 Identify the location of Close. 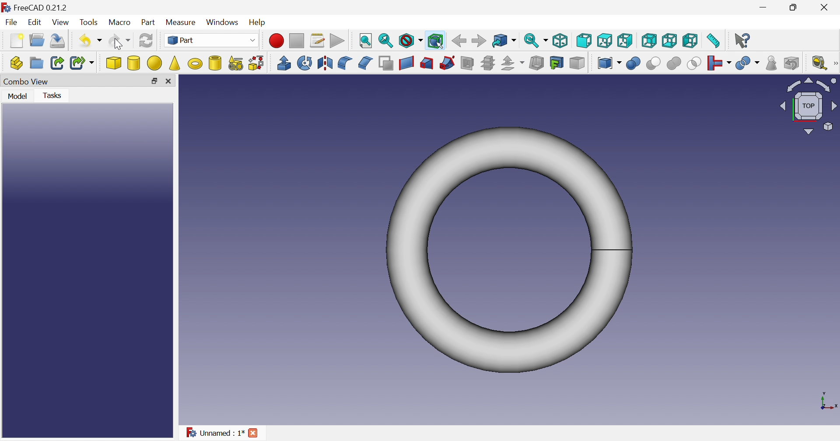
(826, 8).